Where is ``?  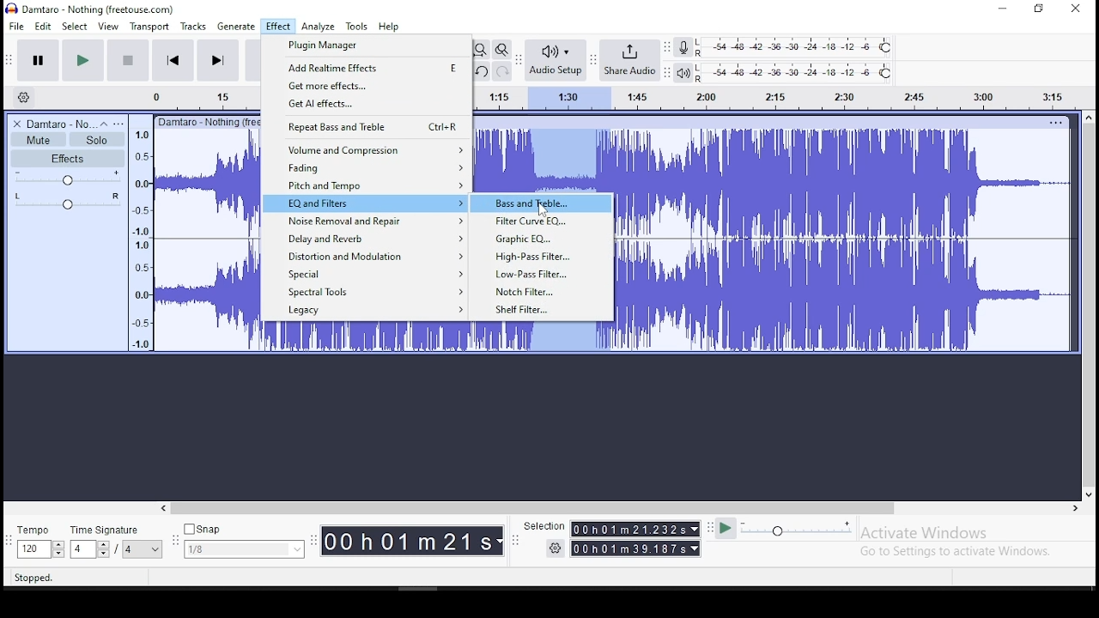
 is located at coordinates (592, 60).